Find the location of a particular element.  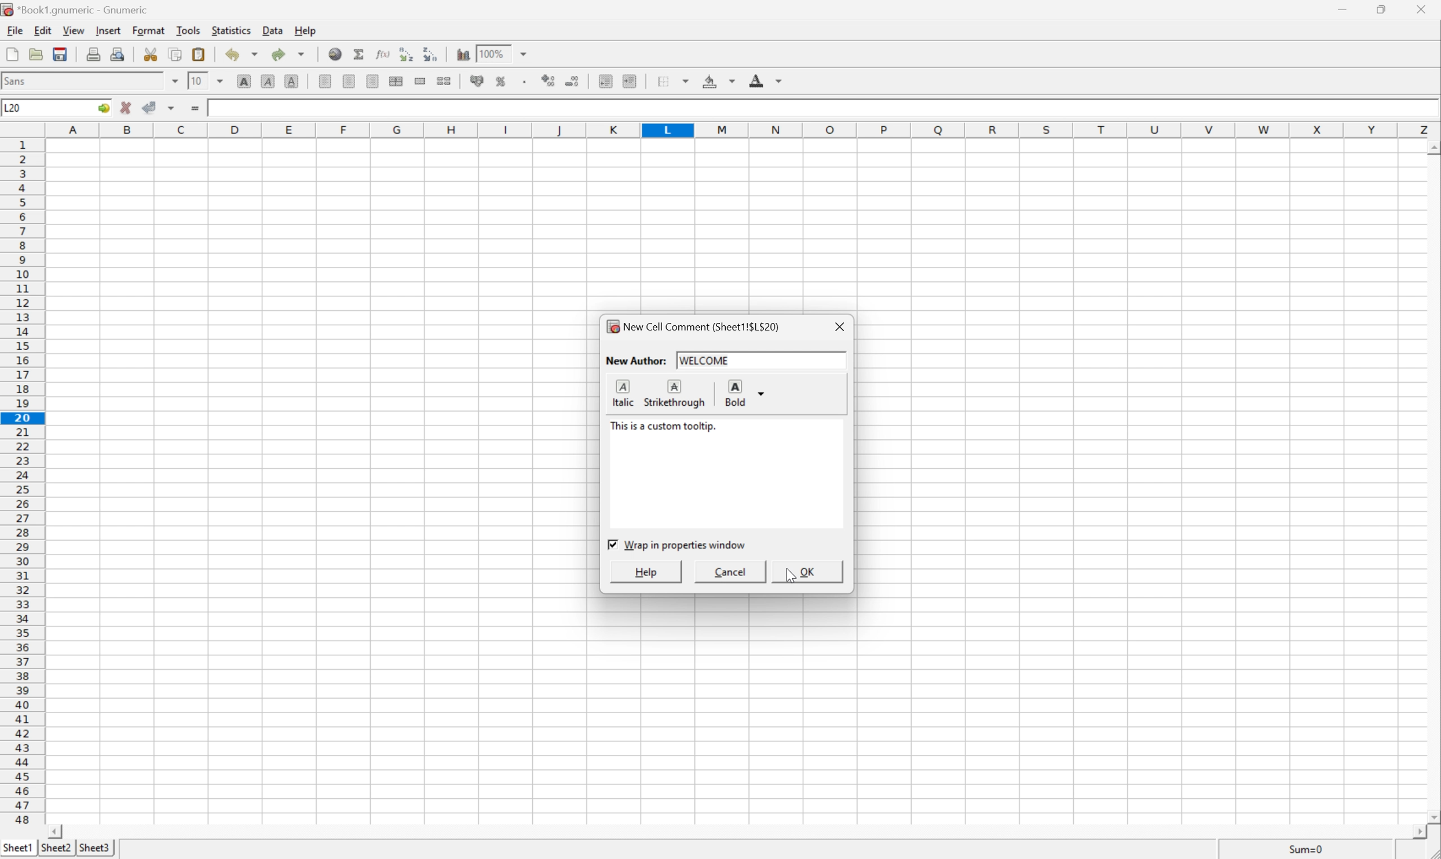

Scroll Right is located at coordinates (1411, 832).